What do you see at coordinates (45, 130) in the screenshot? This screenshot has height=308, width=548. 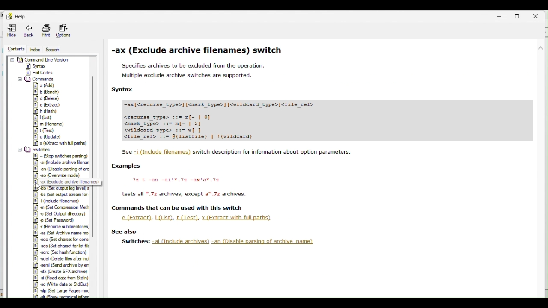 I see `8] t (Test)` at bounding box center [45, 130].